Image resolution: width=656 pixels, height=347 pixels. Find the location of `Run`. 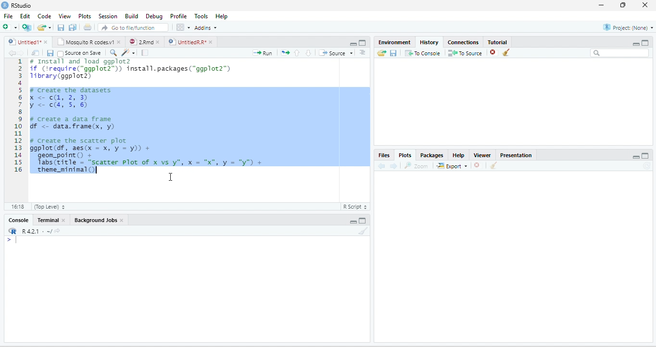

Run is located at coordinates (263, 53).